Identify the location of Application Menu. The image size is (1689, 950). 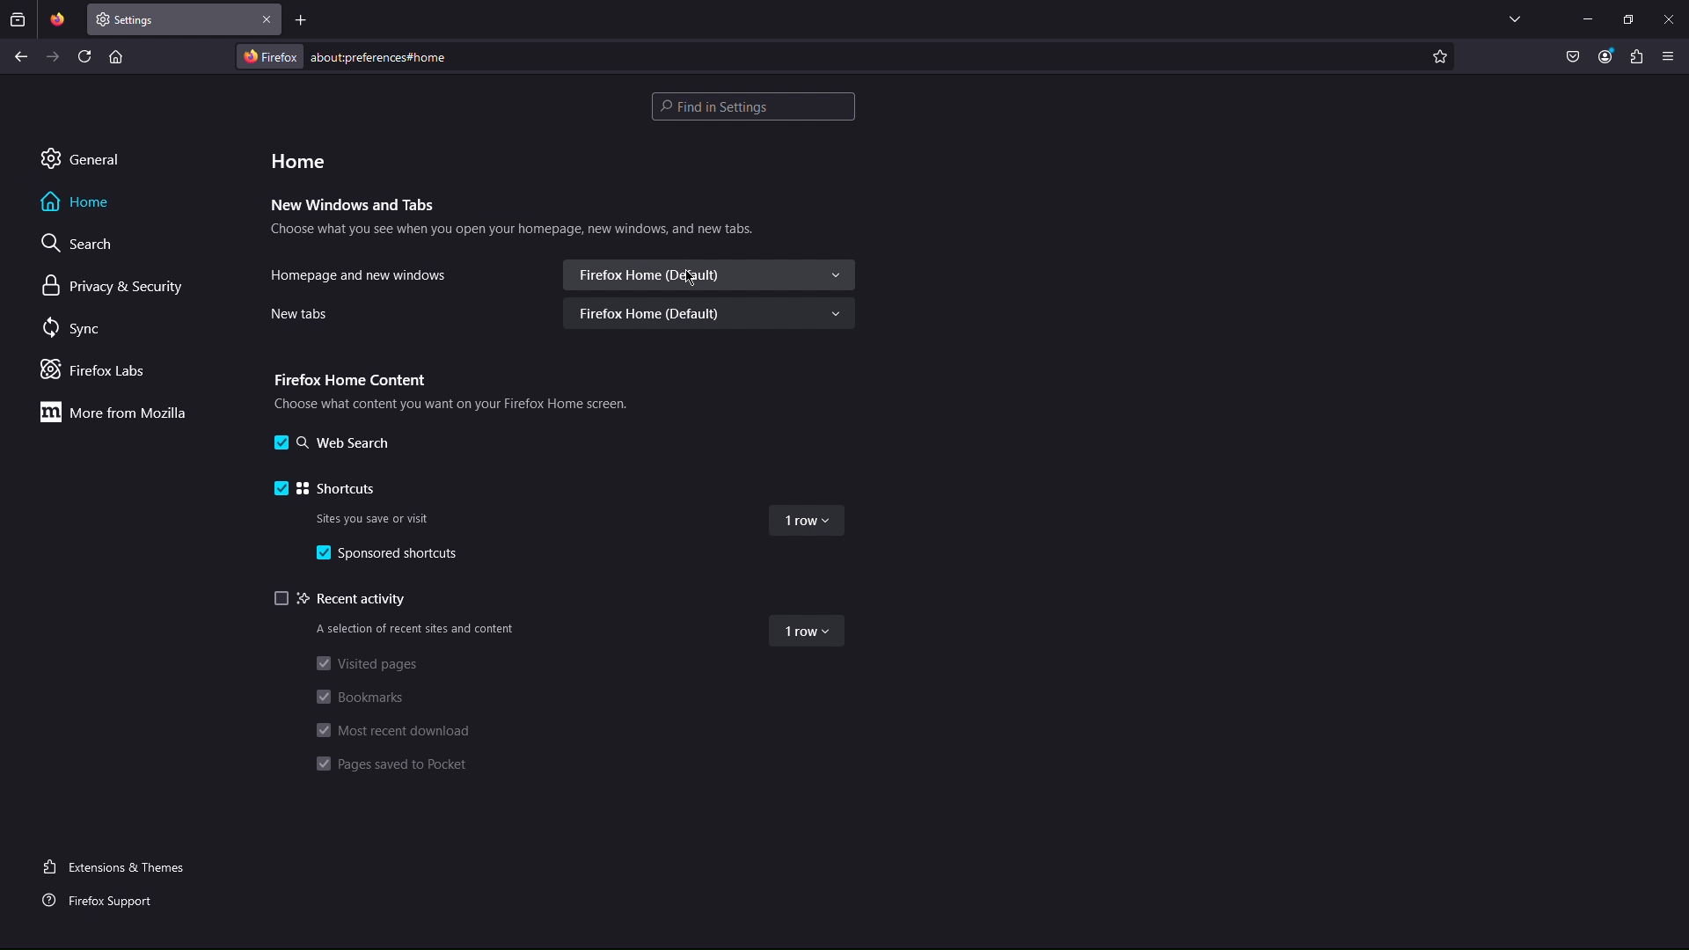
(1669, 58).